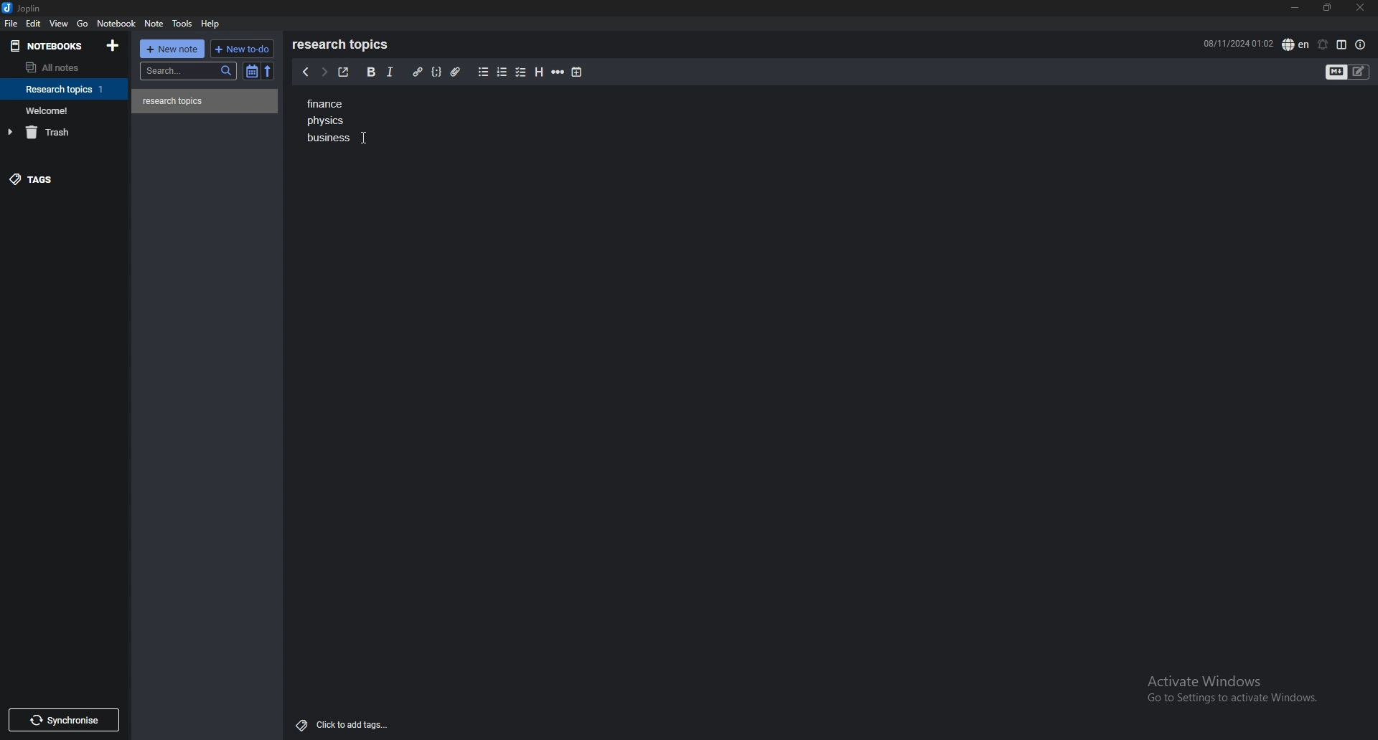 This screenshot has height=740, width=1378. Describe the element at coordinates (66, 89) in the screenshot. I see `notebook` at that location.